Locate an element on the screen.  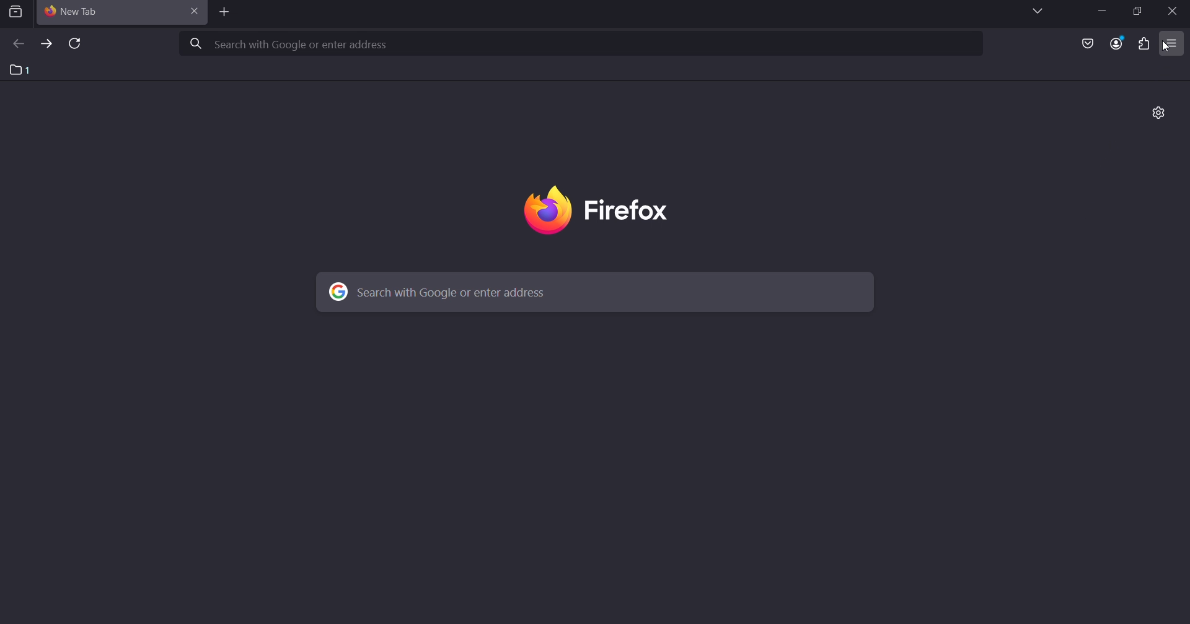
1 is located at coordinates (20, 71).